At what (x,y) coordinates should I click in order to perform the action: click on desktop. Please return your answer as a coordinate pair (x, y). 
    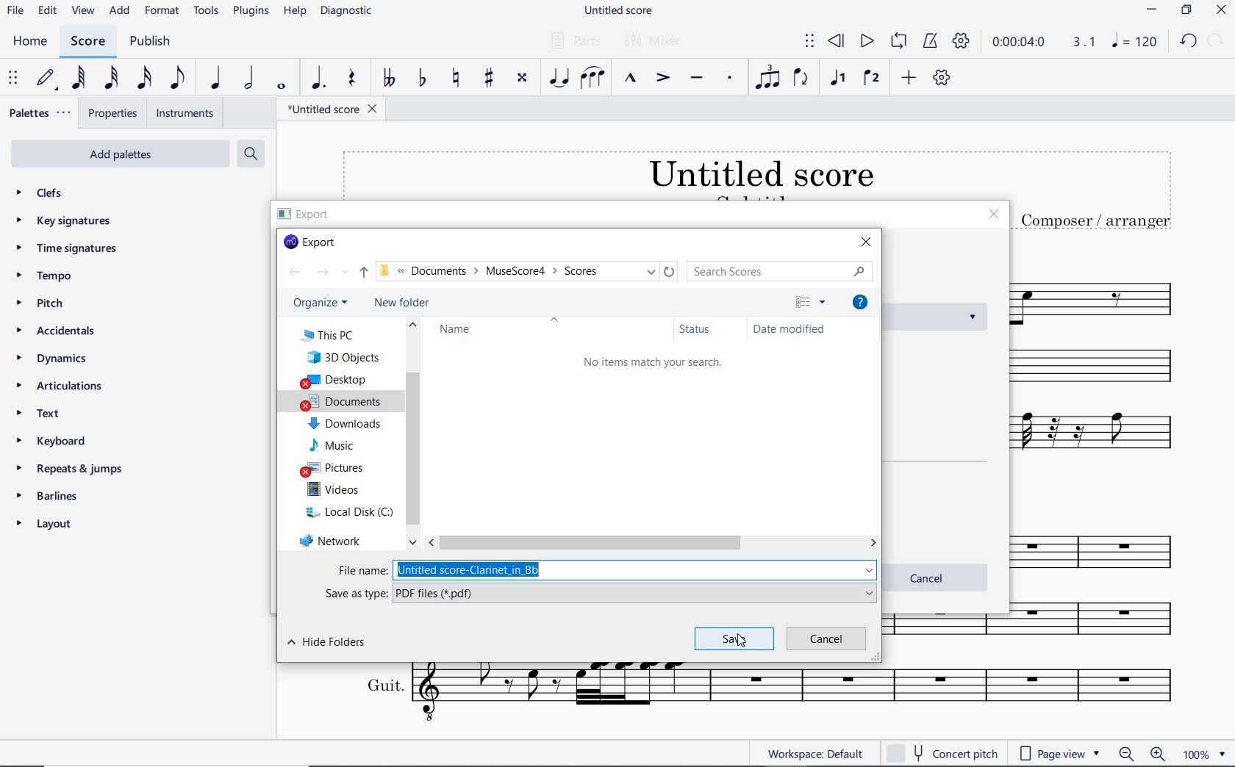
    Looking at the image, I should click on (338, 380).